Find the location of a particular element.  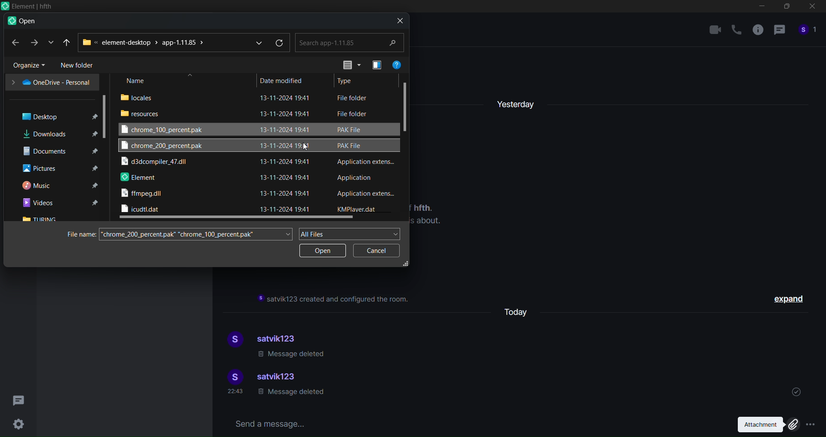

send a message is located at coordinates (471, 423).